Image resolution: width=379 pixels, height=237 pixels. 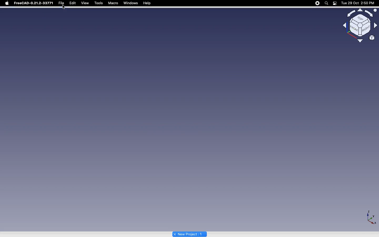 What do you see at coordinates (85, 3) in the screenshot?
I see `View` at bounding box center [85, 3].